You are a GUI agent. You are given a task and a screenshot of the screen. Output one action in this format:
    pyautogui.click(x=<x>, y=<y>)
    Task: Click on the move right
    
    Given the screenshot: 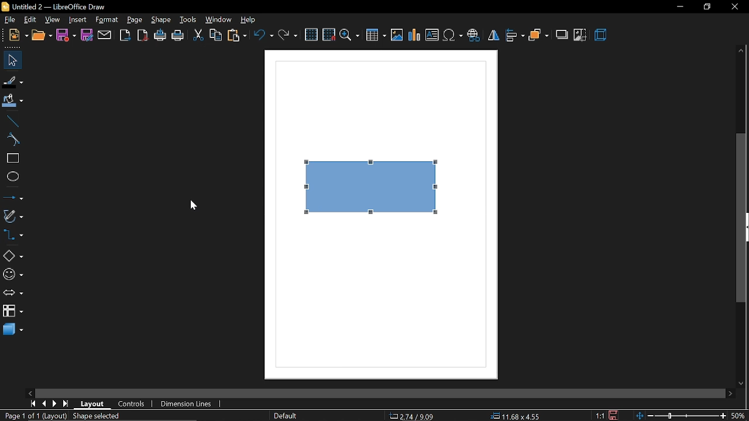 What is the action you would take?
    pyautogui.click(x=729, y=393)
    